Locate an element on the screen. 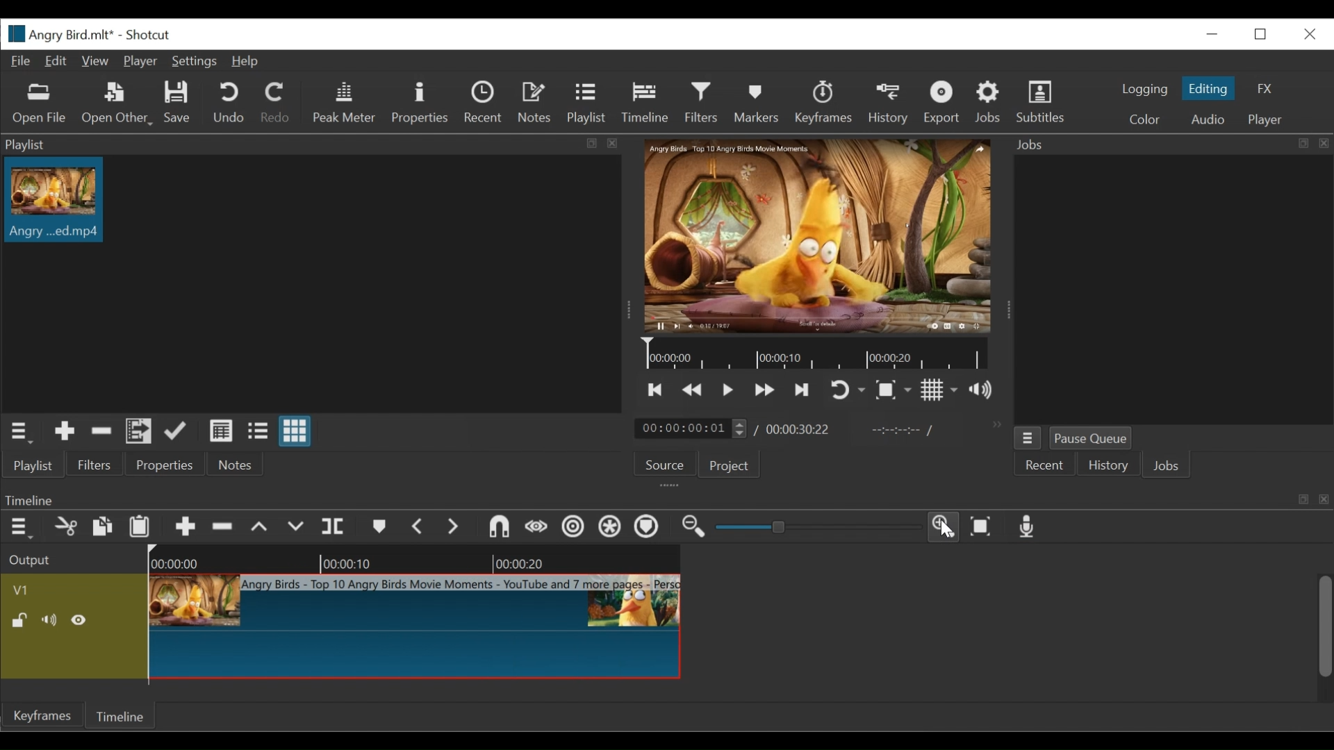 This screenshot has width=1334, height=750. Vertical Scroll bar is located at coordinates (1324, 626).